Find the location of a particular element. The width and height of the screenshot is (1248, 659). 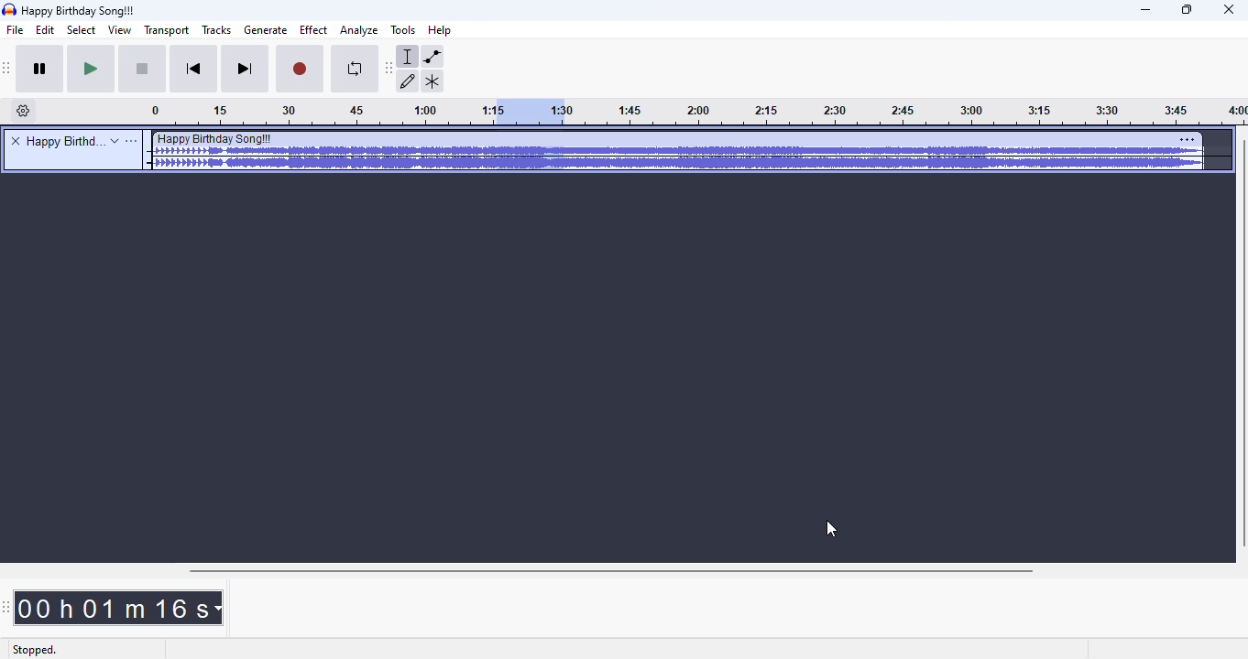

horizontal scroll bar is located at coordinates (613, 571).